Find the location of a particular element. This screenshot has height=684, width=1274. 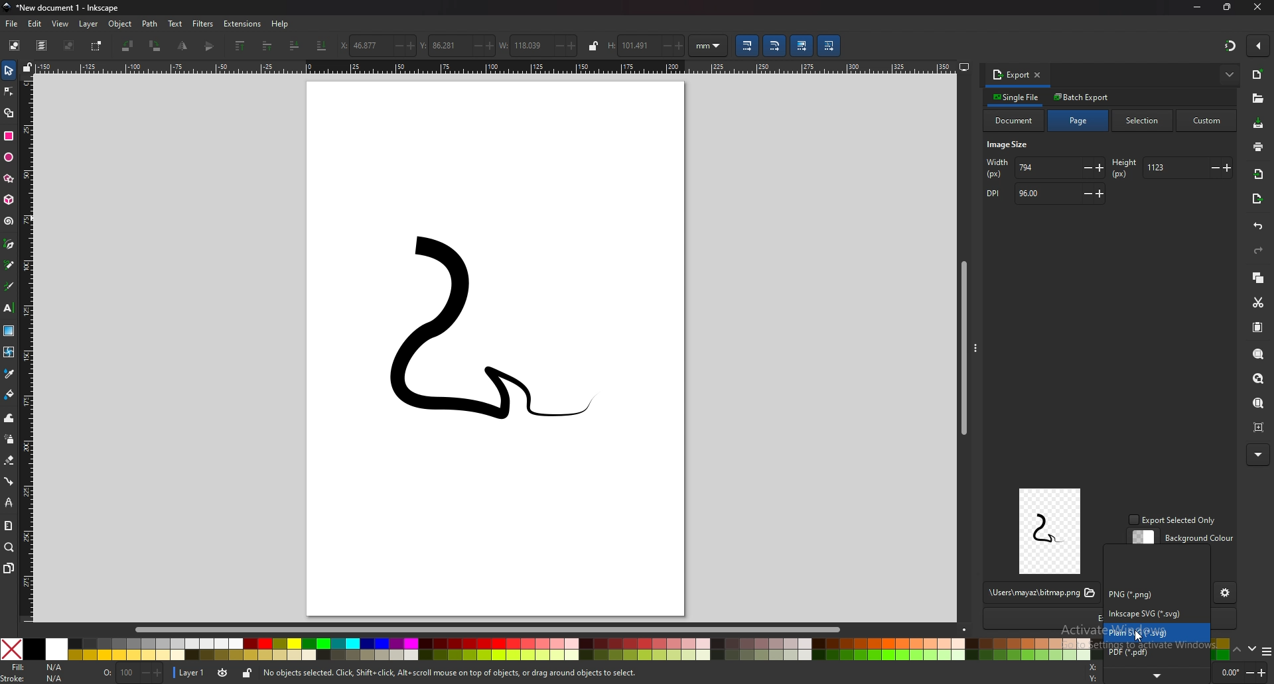

pencil is located at coordinates (10, 264).